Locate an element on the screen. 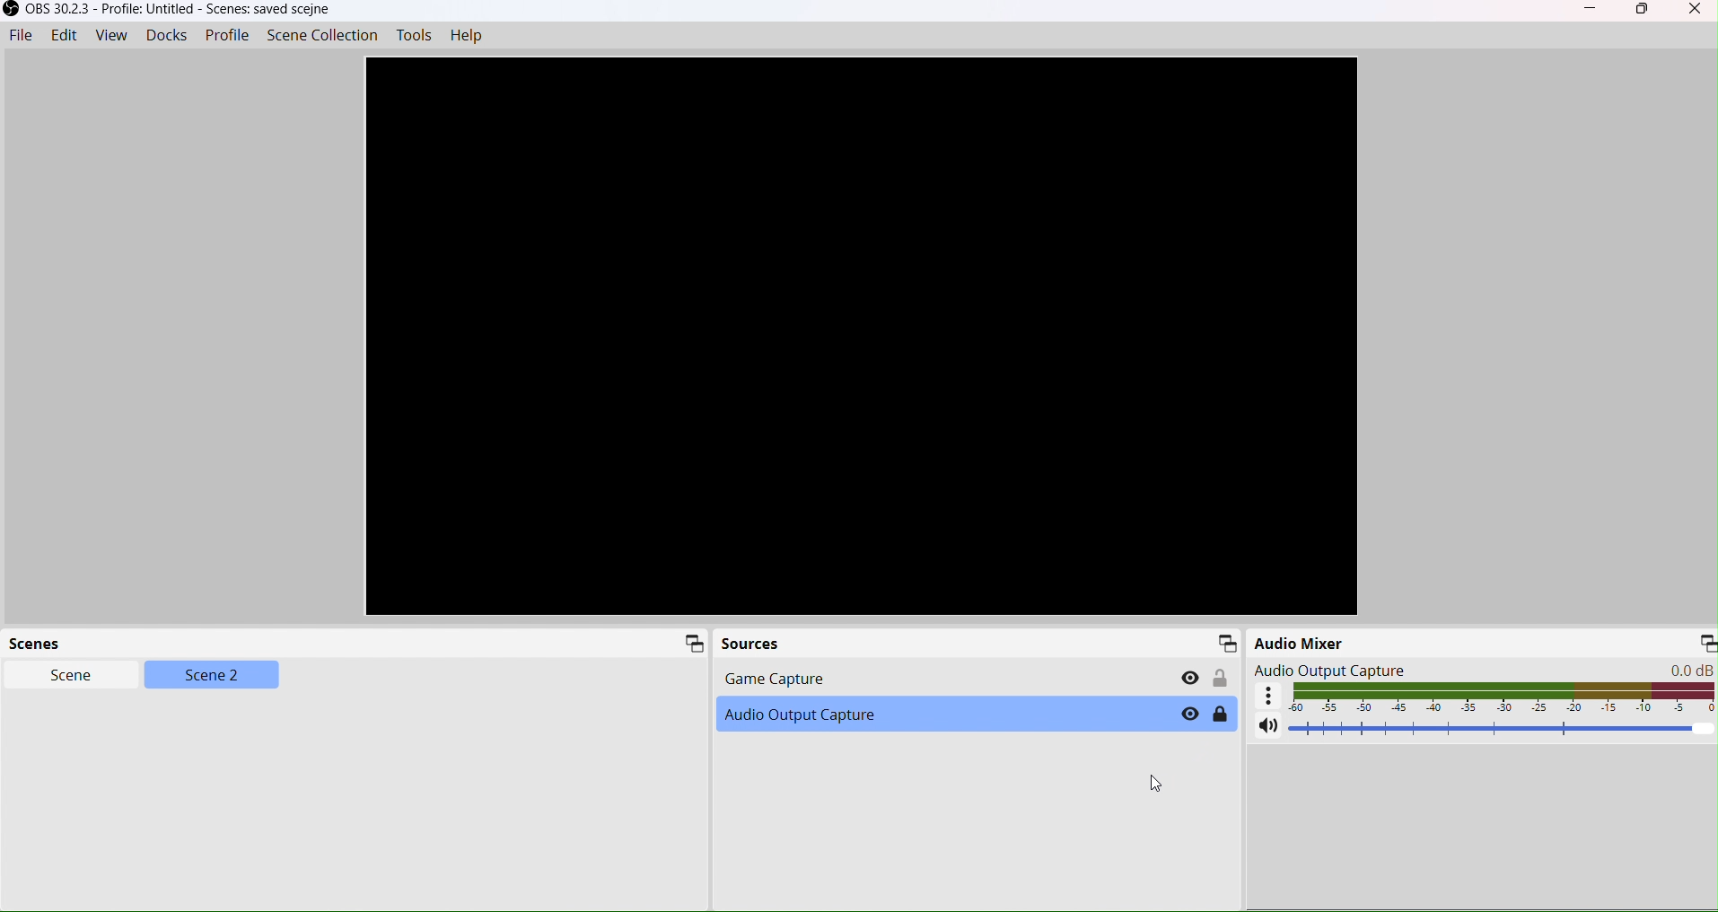 Image resolution: width=1718 pixels, height=912 pixels. Minimize is located at coordinates (1591, 10).